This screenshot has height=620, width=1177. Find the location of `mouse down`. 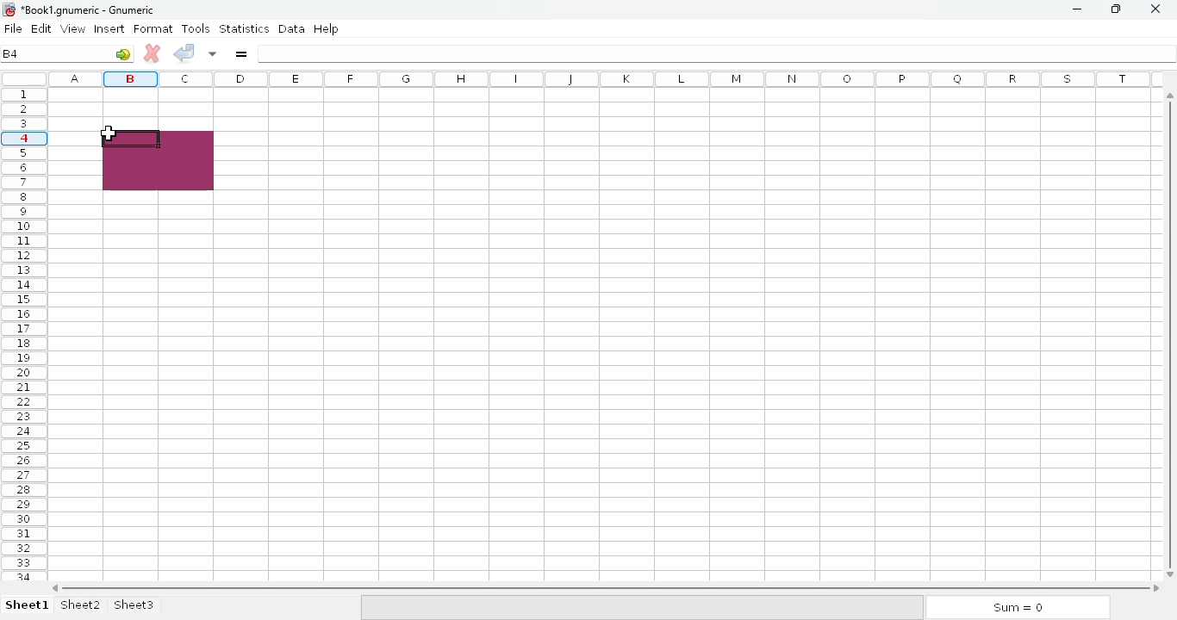

mouse down is located at coordinates (109, 133).